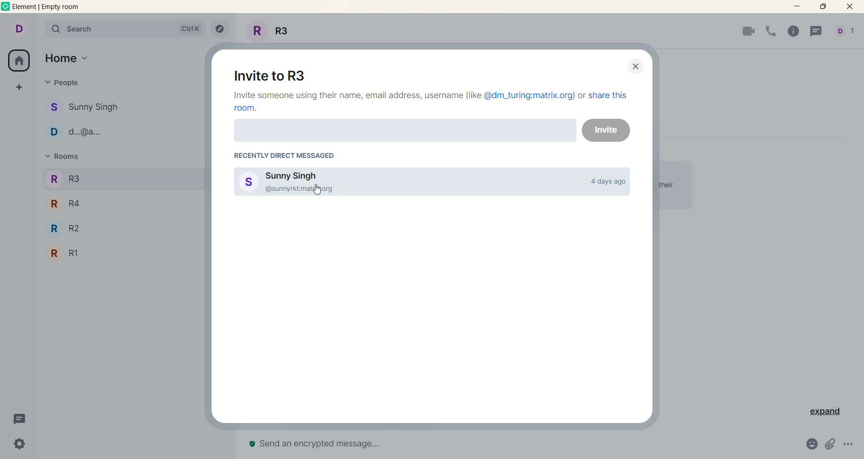 This screenshot has height=459, width=864. What do you see at coordinates (859, 238) in the screenshot?
I see `vertical scroll bar` at bounding box center [859, 238].